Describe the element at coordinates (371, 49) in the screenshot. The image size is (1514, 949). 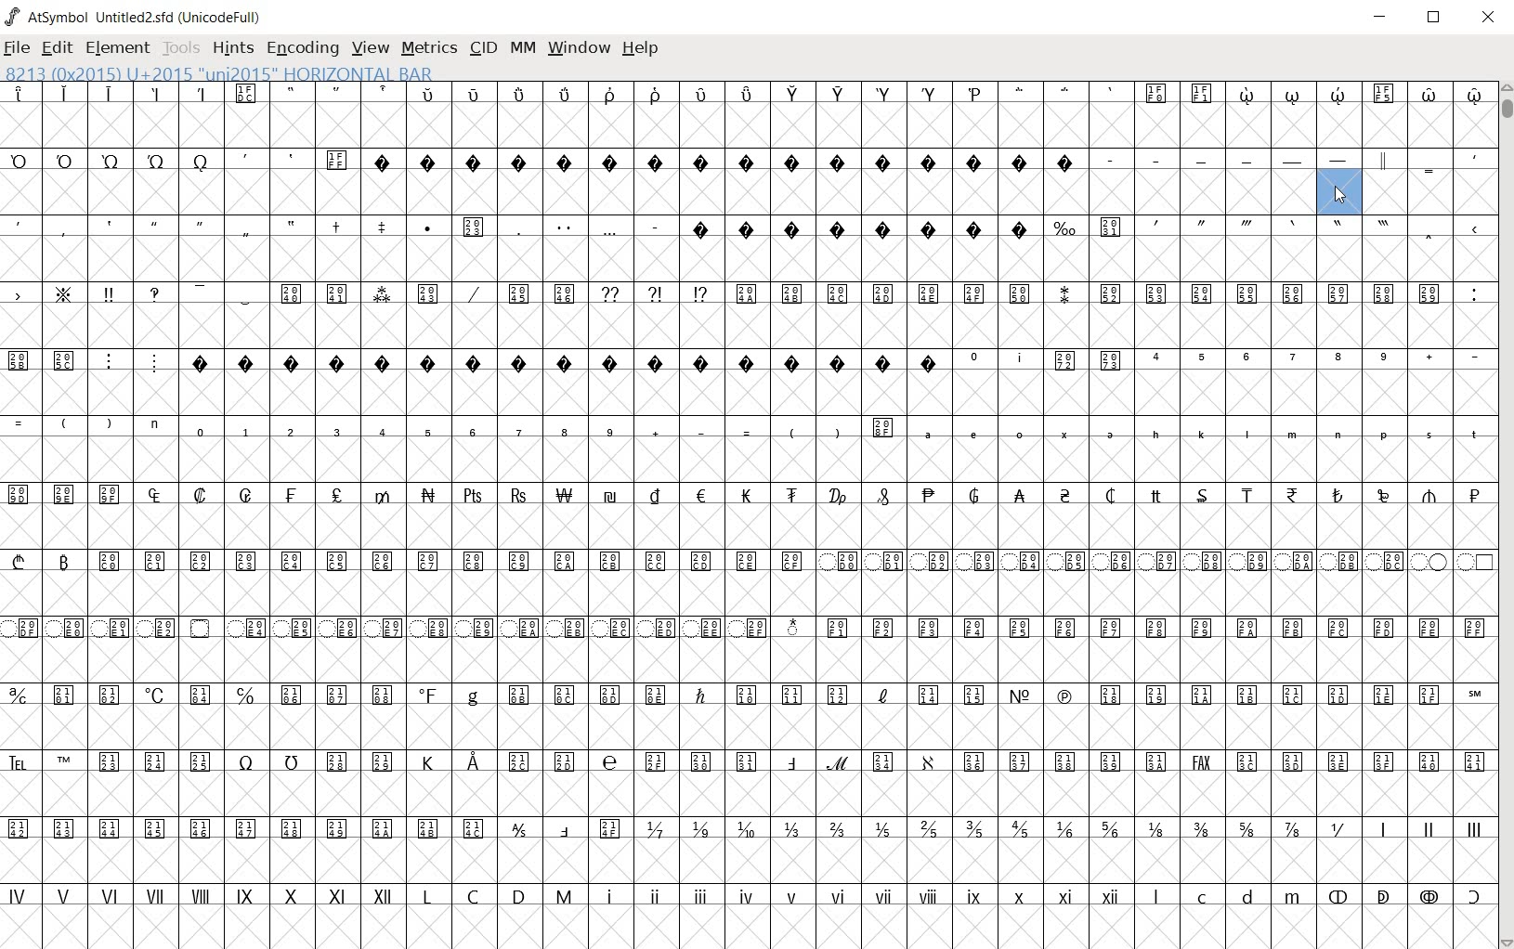
I see `VIEW` at that location.